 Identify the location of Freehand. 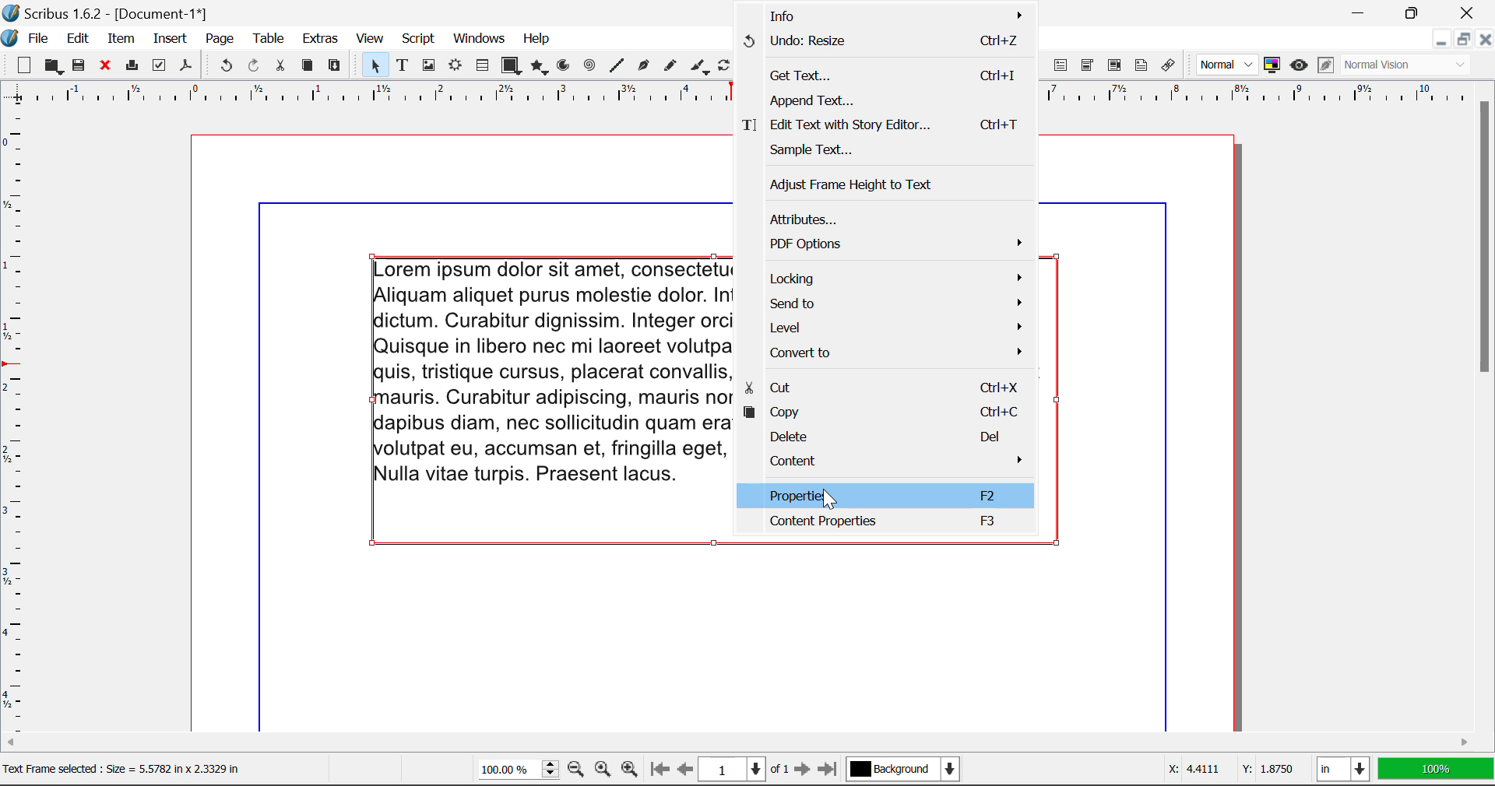
(671, 69).